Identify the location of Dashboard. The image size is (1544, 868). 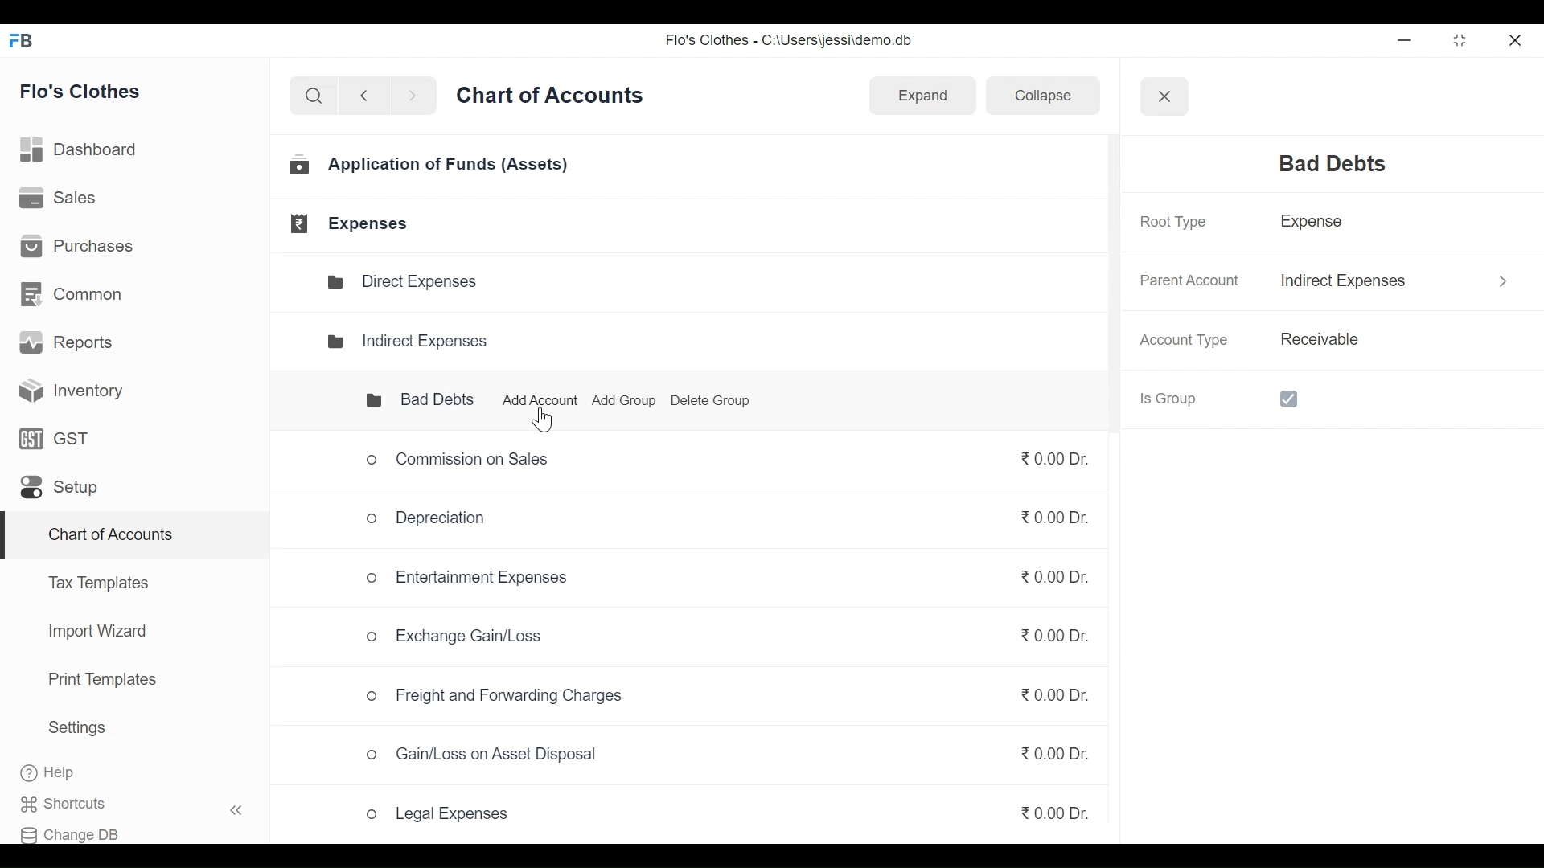
(86, 149).